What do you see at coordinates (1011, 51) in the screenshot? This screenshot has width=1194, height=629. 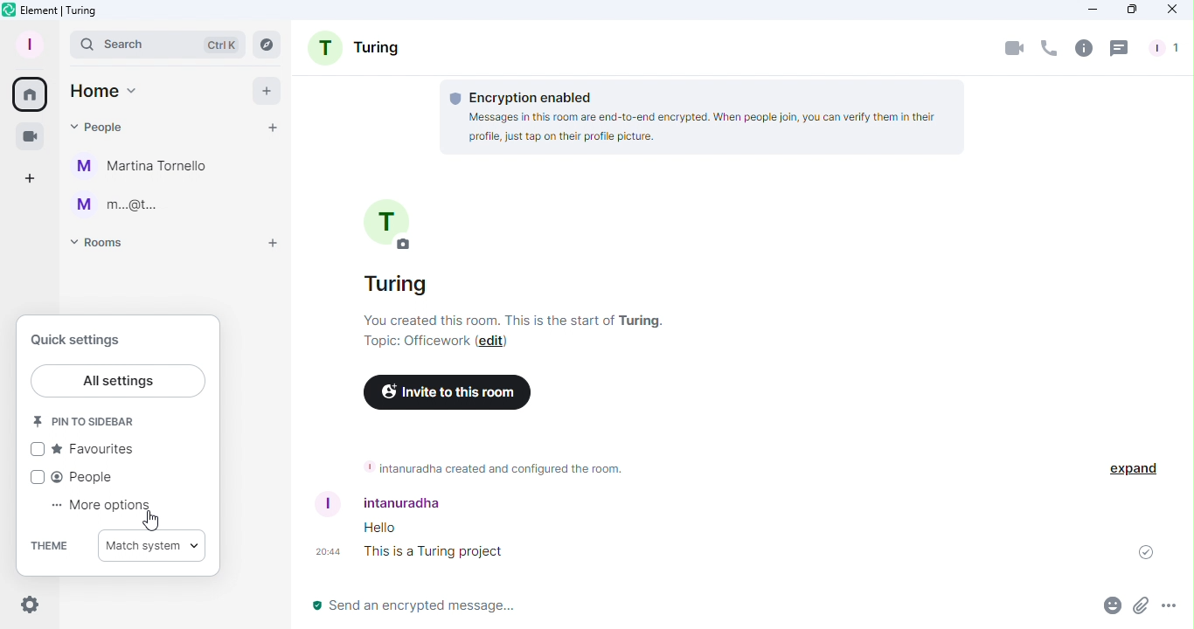 I see `Video call` at bounding box center [1011, 51].